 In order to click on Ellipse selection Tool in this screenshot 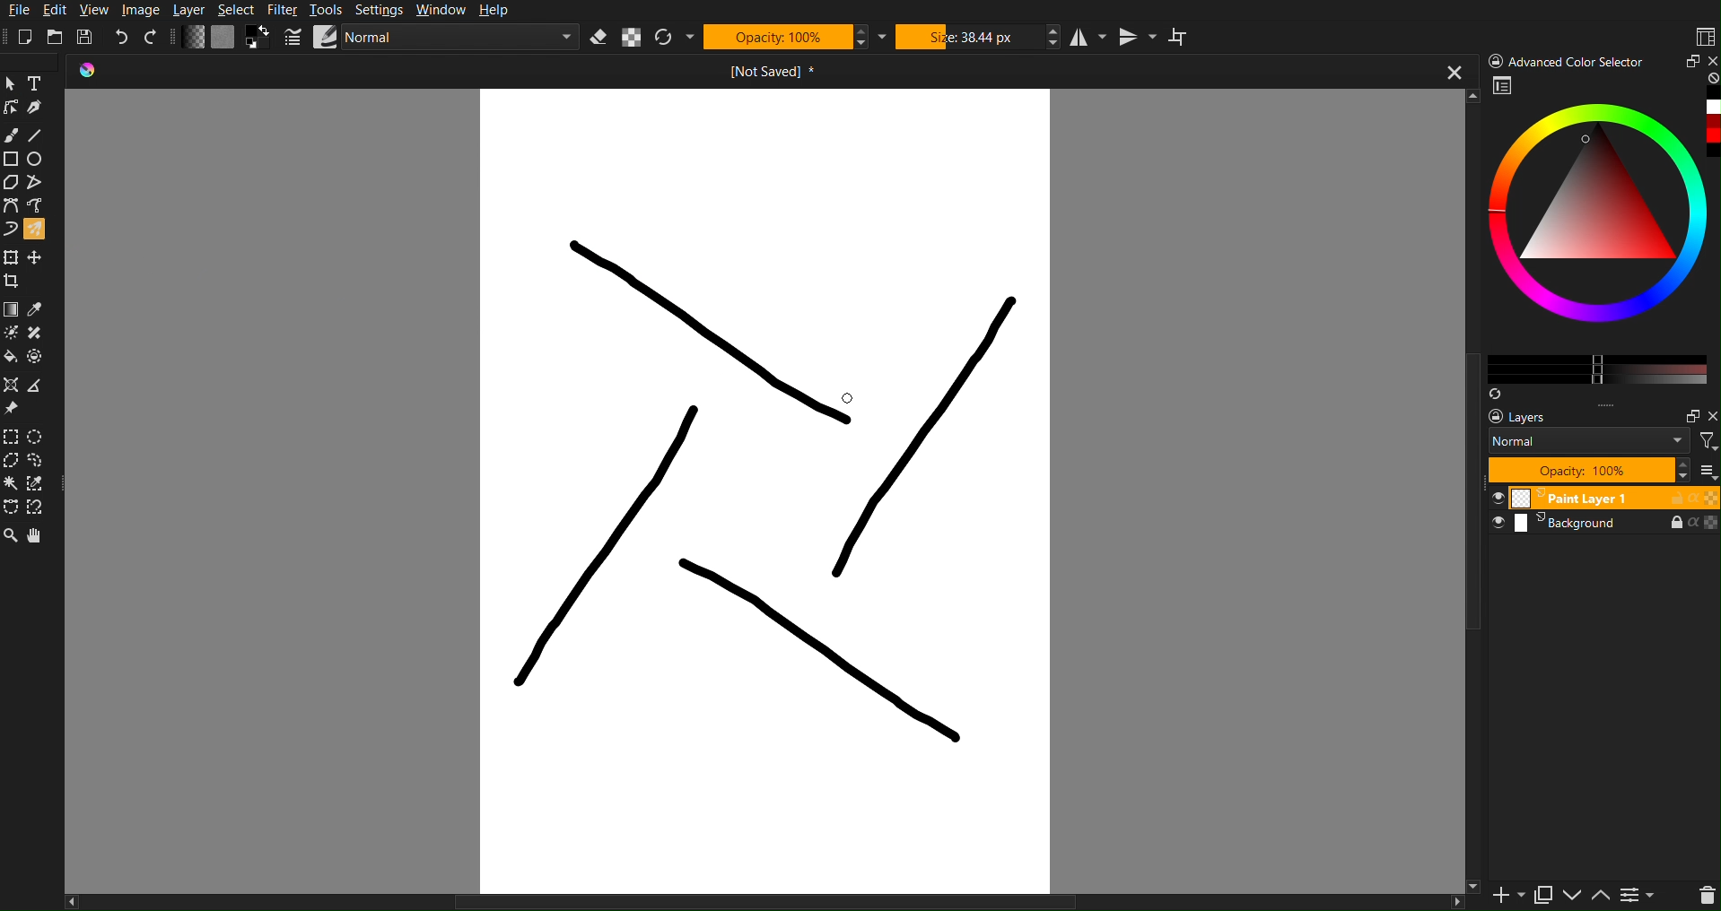, I will do `click(41, 437)`.